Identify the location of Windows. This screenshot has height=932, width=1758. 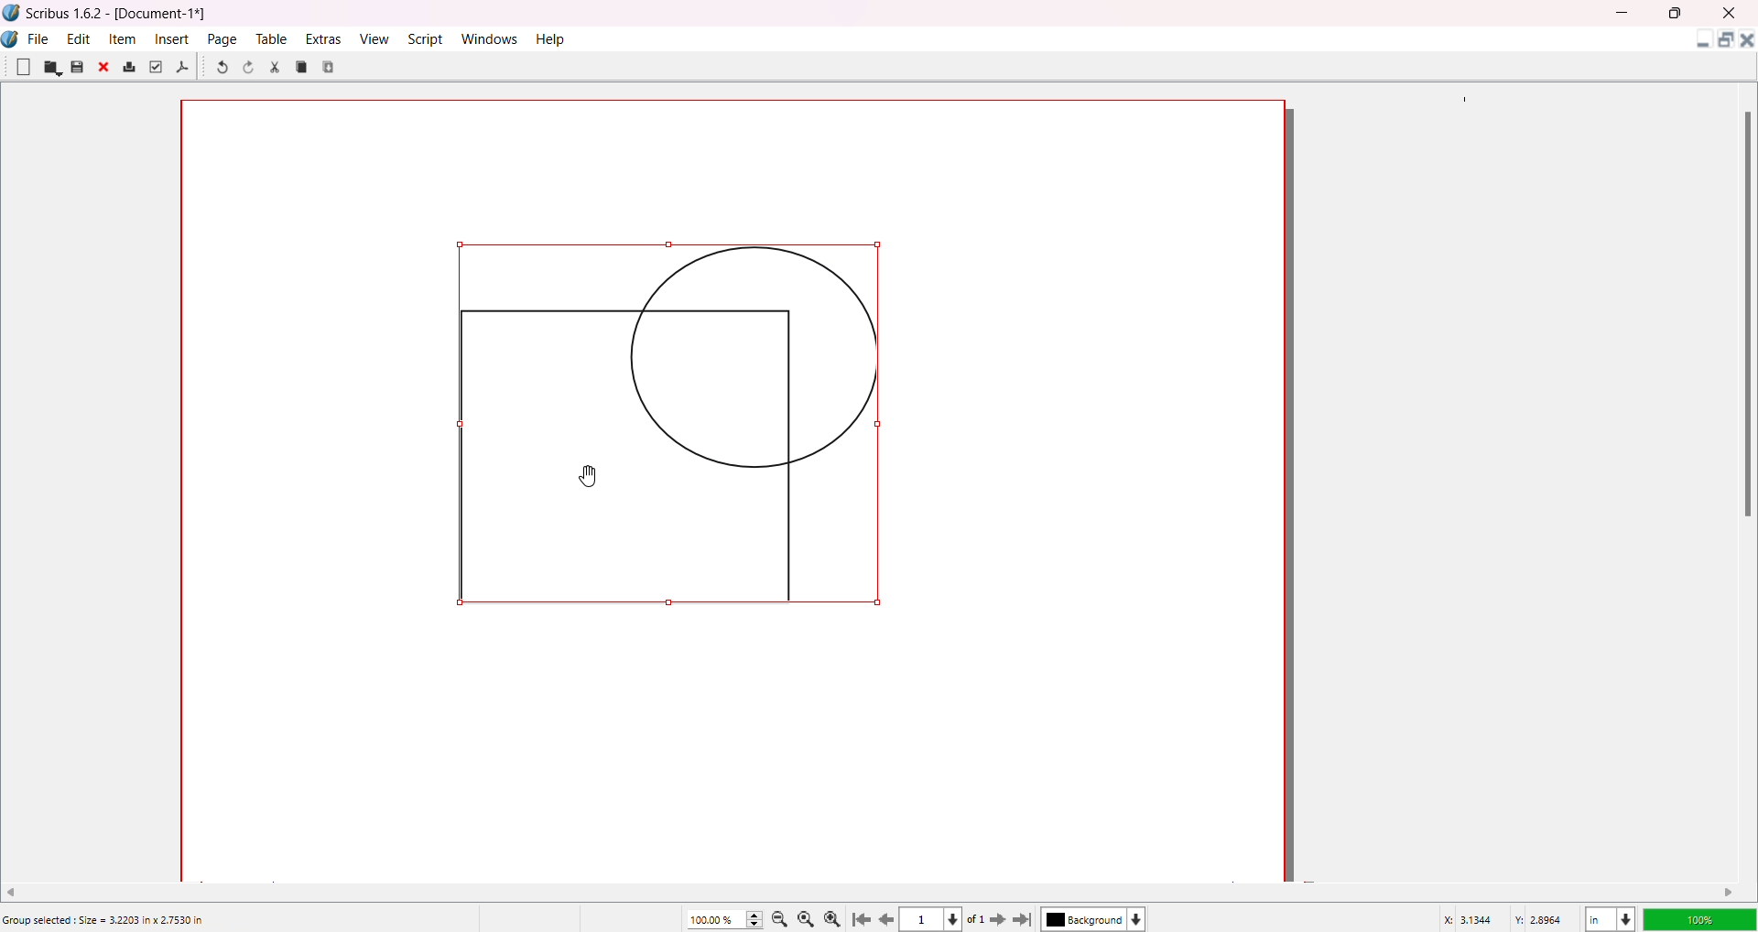
(493, 38).